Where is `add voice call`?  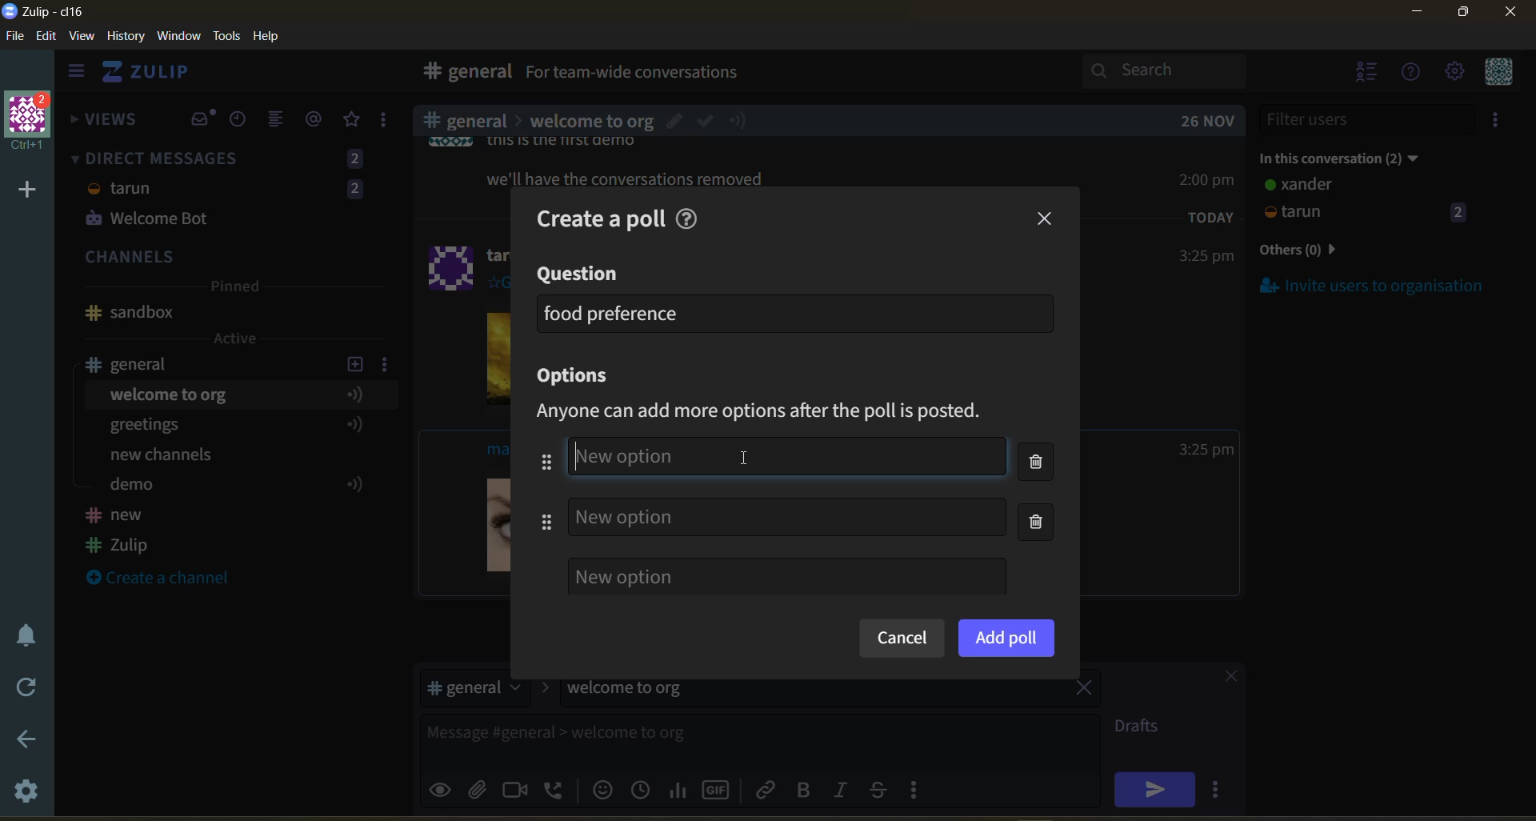
add voice call is located at coordinates (555, 789).